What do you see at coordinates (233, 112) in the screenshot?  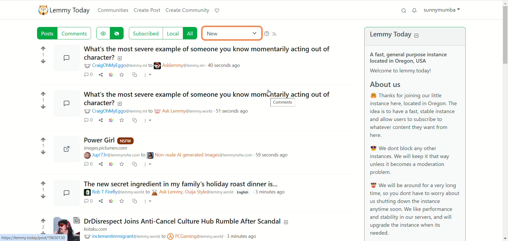 I see `51 seconds ago` at bounding box center [233, 112].